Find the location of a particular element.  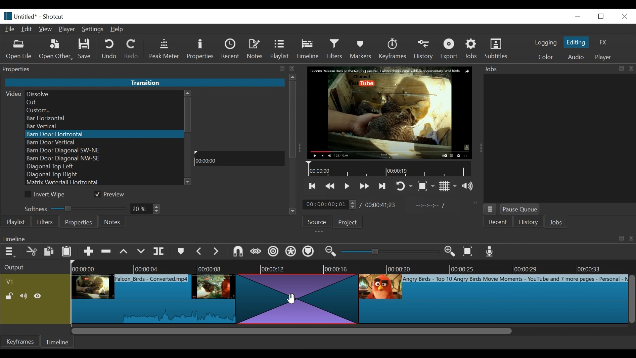

Mute is located at coordinates (24, 296).